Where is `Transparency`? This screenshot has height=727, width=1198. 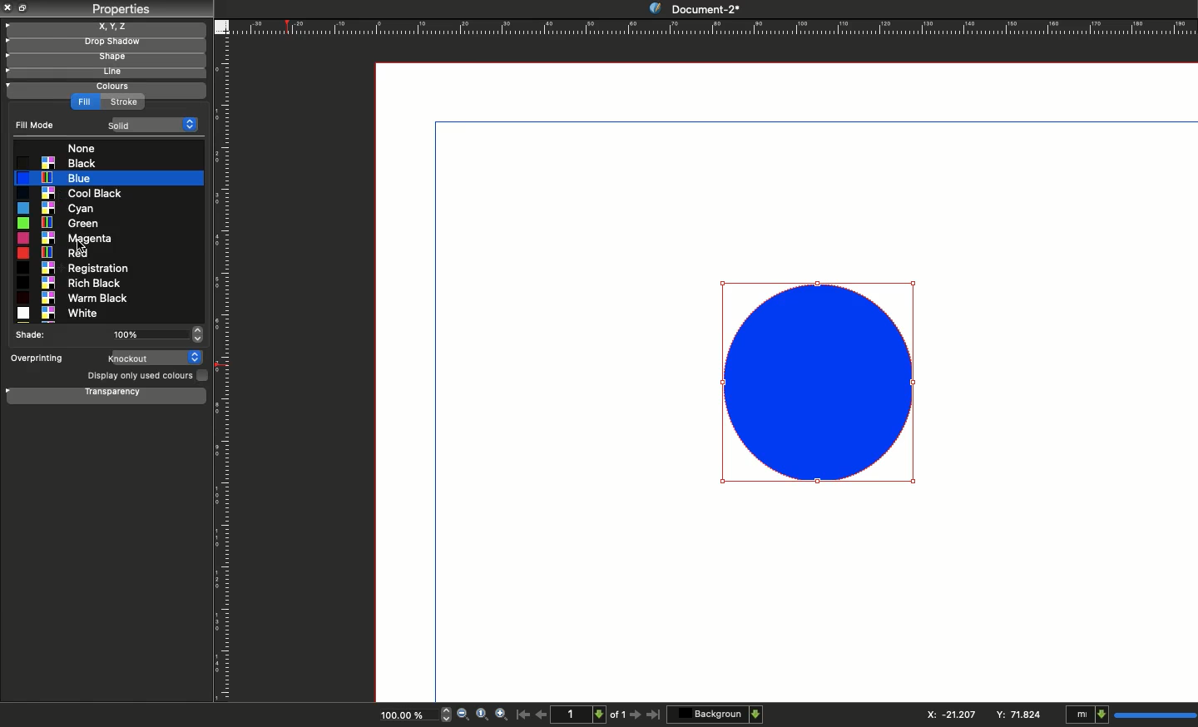
Transparency is located at coordinates (102, 398).